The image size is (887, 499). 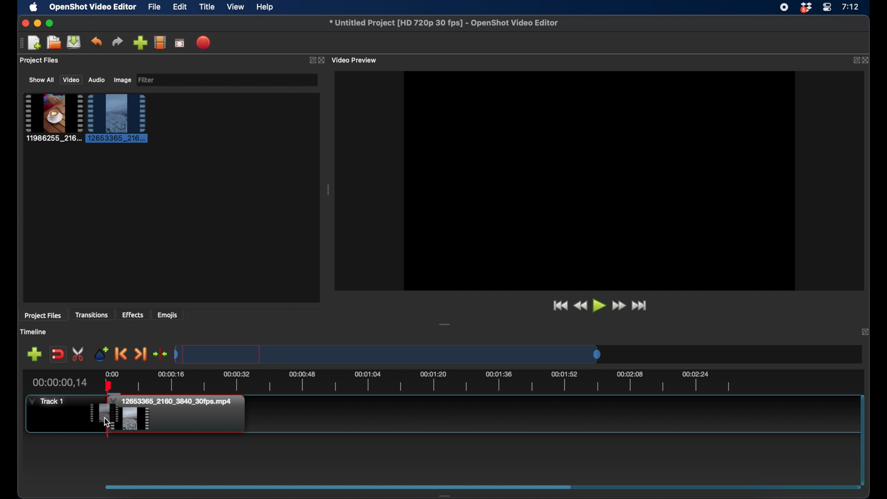 I want to click on redo, so click(x=117, y=42).